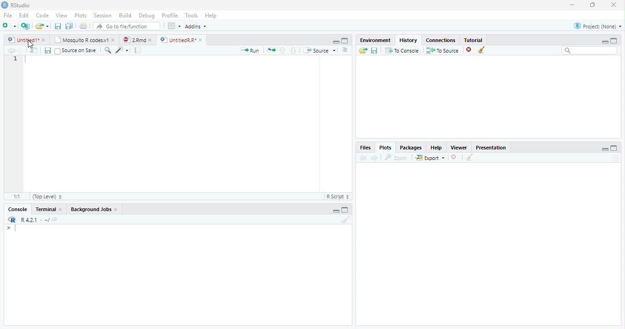 This screenshot has height=329, width=625. I want to click on Plots, so click(386, 147).